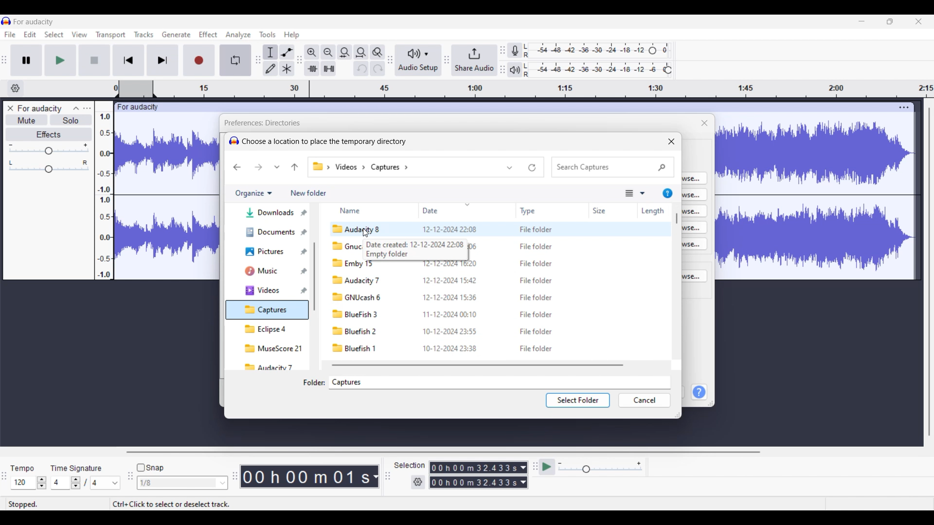 Image resolution: width=934 pixels, height=525 pixels. What do you see at coordinates (268, 367) in the screenshot?
I see `audacity 7` at bounding box center [268, 367].